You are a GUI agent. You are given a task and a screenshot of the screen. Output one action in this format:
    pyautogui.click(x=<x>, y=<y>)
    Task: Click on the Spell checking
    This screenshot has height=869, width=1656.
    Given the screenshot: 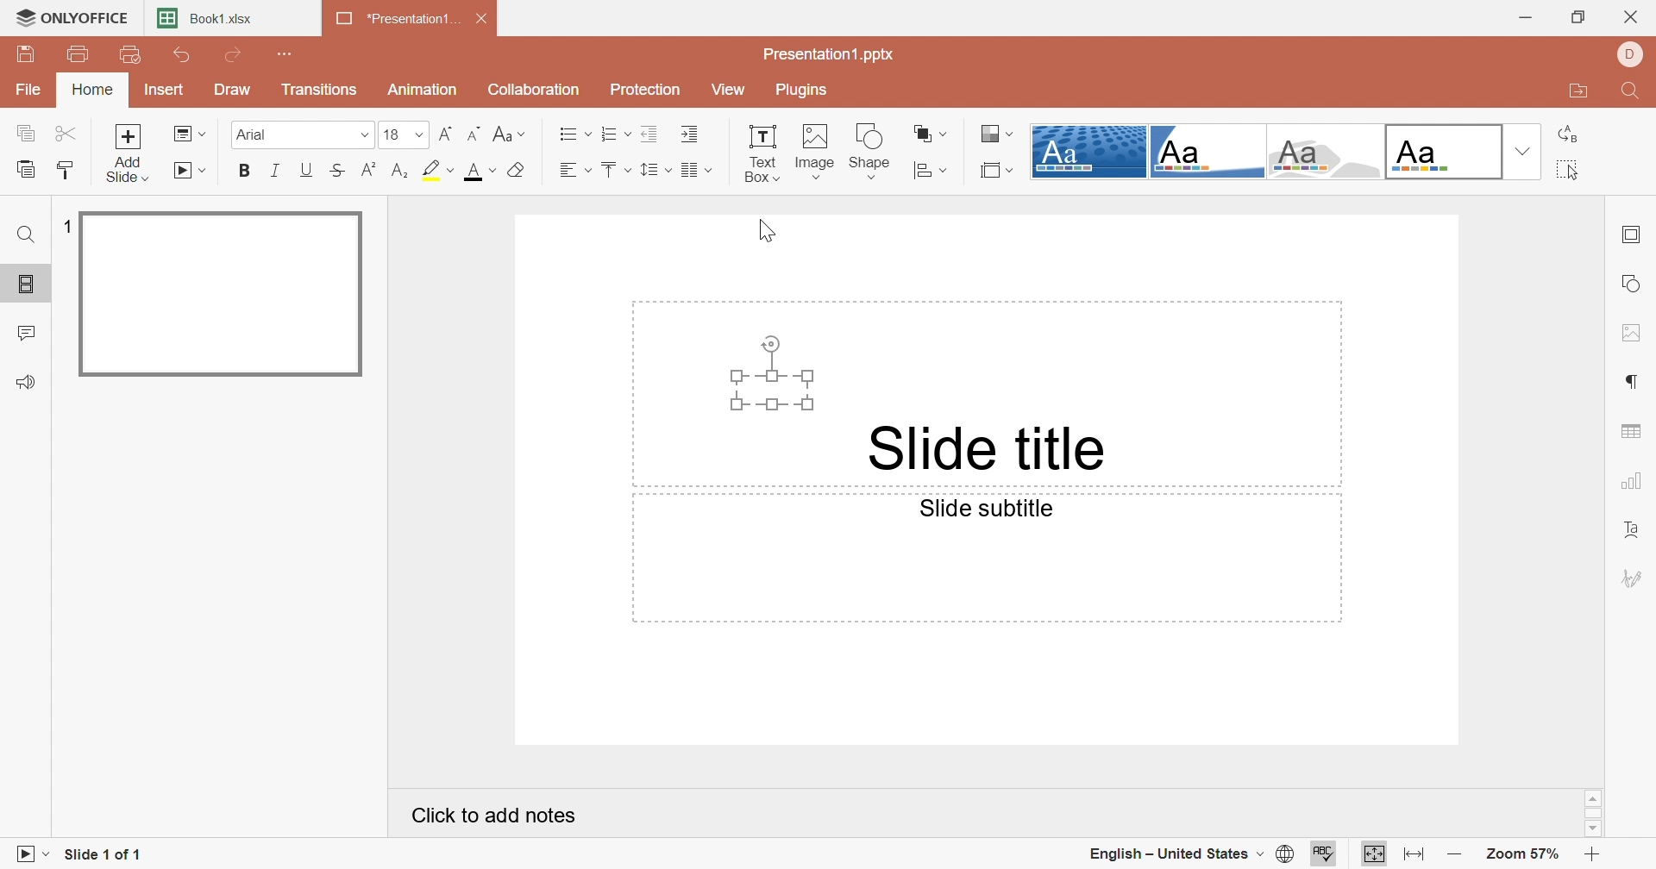 What is the action you would take?
    pyautogui.click(x=1324, y=853)
    